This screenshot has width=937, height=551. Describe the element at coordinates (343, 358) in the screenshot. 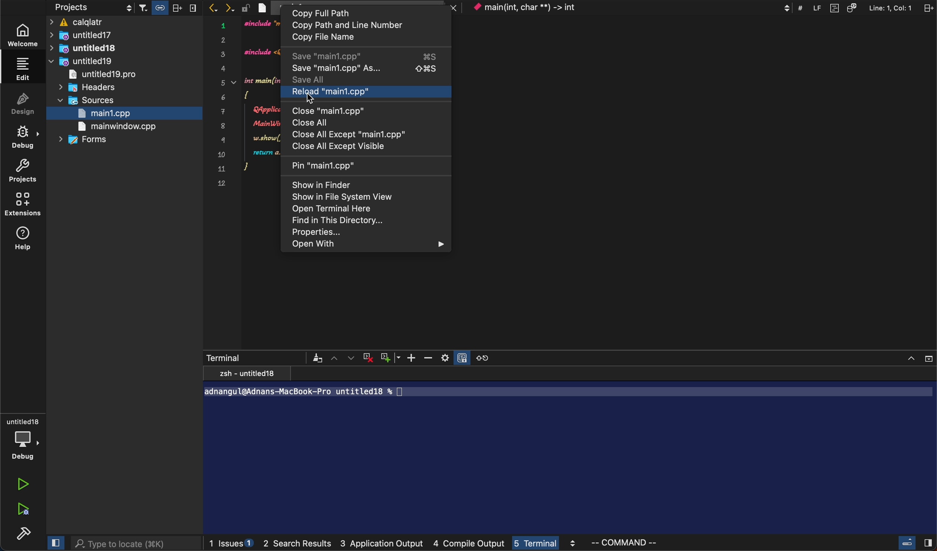

I see `arrows` at that location.